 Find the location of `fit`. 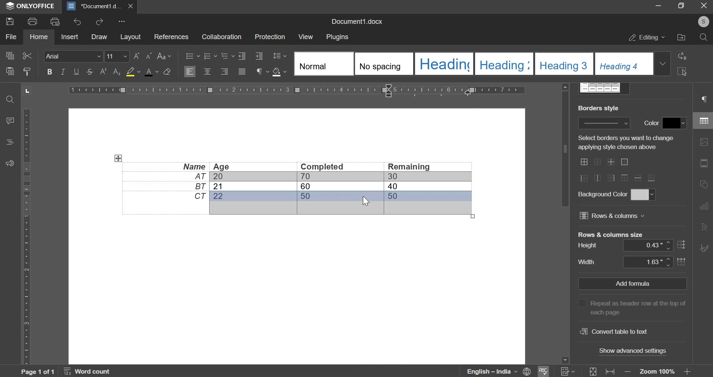

fit is located at coordinates (601, 371).